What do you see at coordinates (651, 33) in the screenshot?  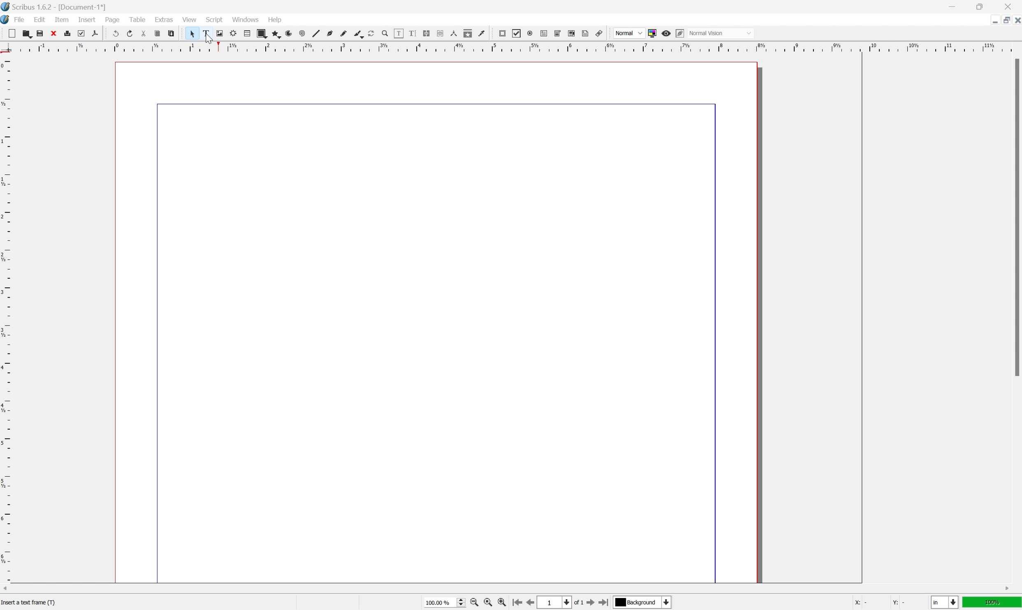 I see `toggle color management system` at bounding box center [651, 33].